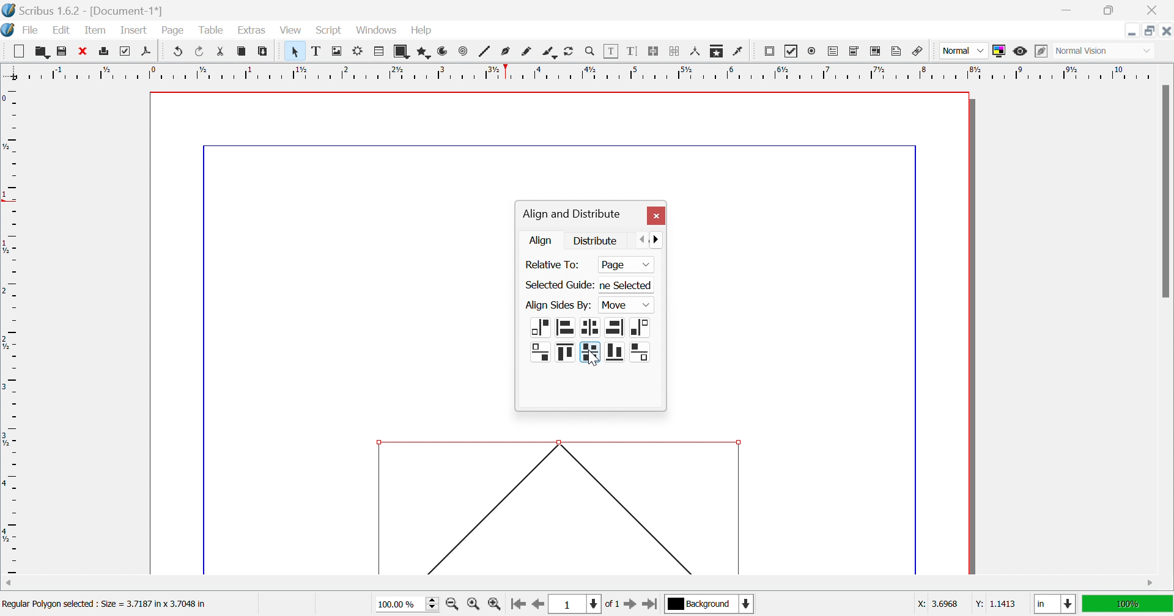 The height and width of the screenshot is (616, 1174). Describe the element at coordinates (338, 50) in the screenshot. I see `Image frame` at that location.